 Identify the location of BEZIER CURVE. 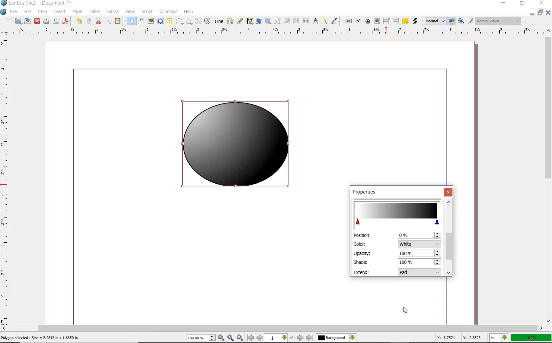
(230, 21).